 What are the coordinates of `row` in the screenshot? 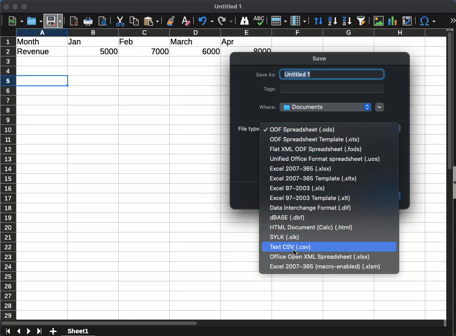 It's located at (8, 178).